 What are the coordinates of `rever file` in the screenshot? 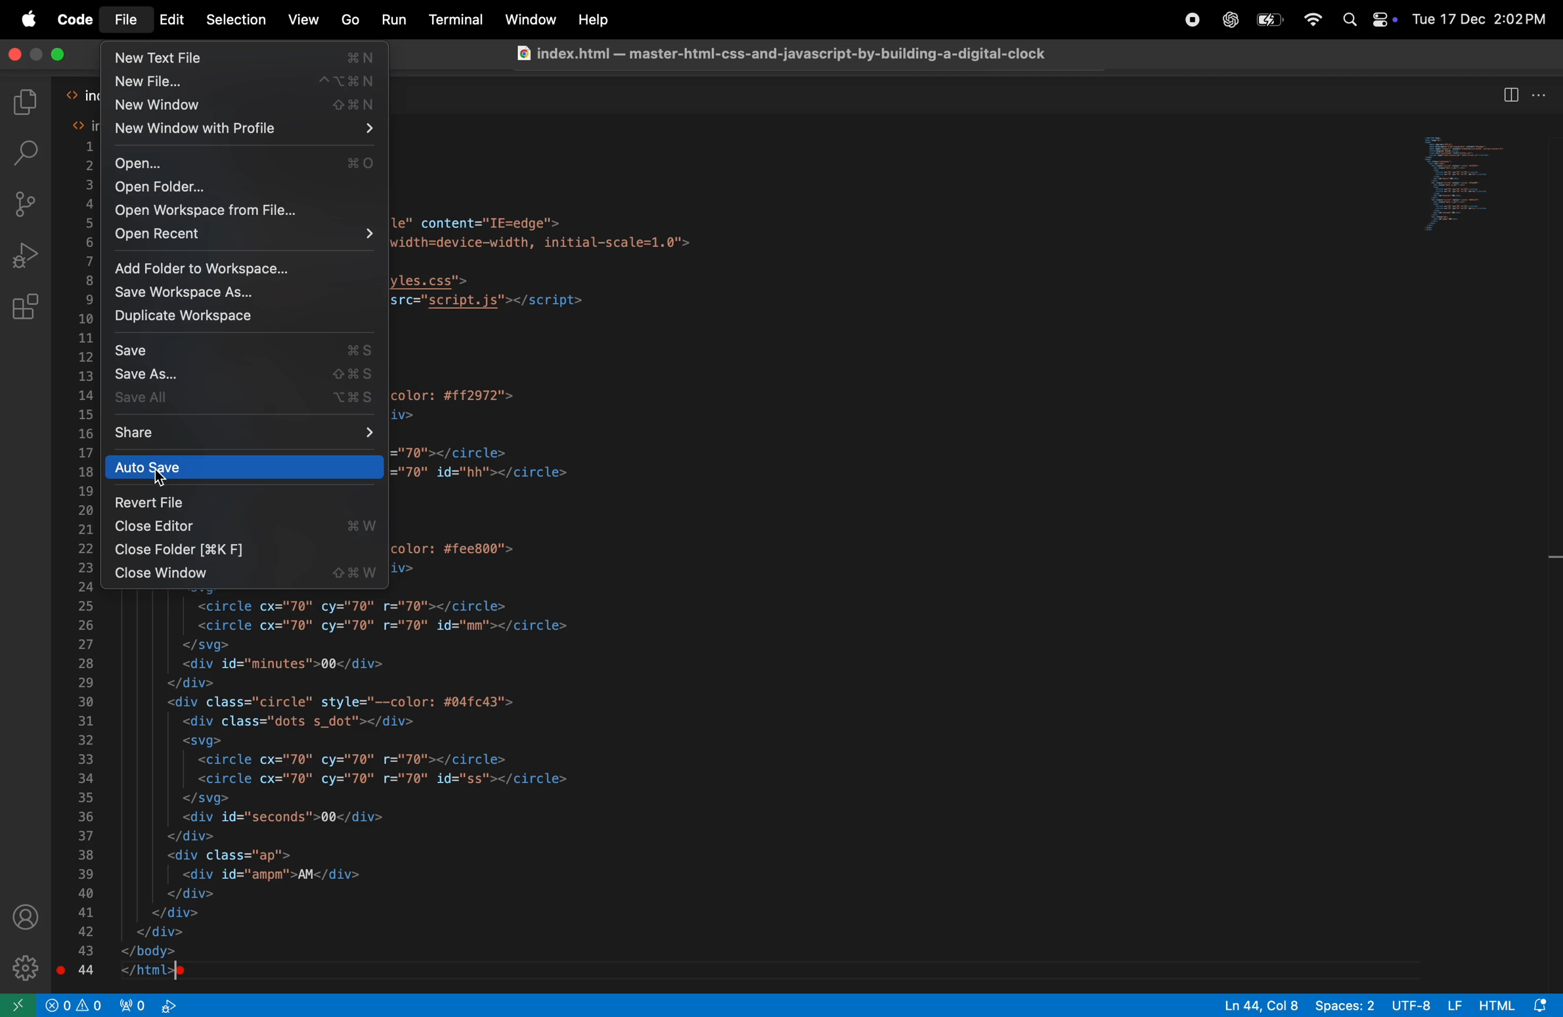 It's located at (244, 503).